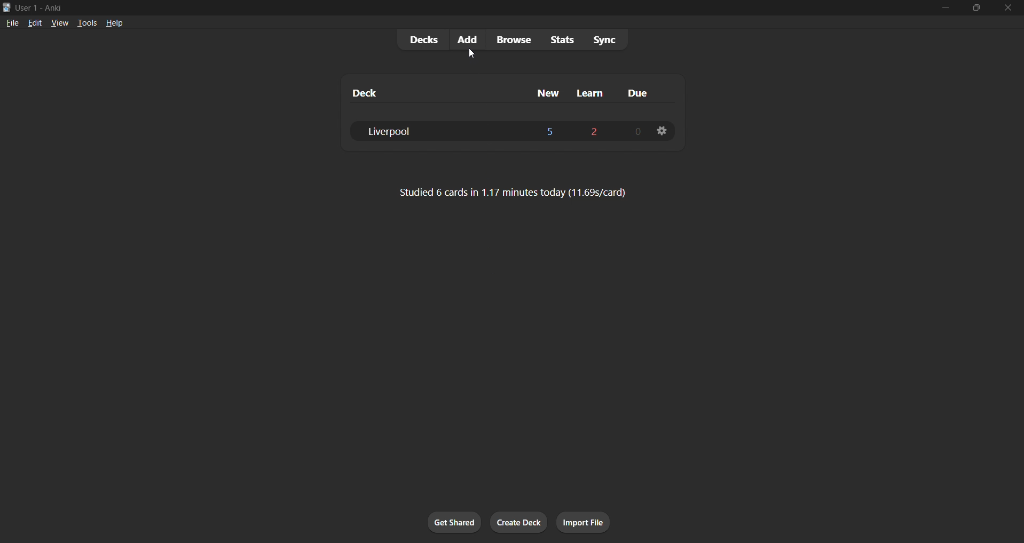  Describe the element at coordinates (511, 39) in the screenshot. I see `browse` at that location.